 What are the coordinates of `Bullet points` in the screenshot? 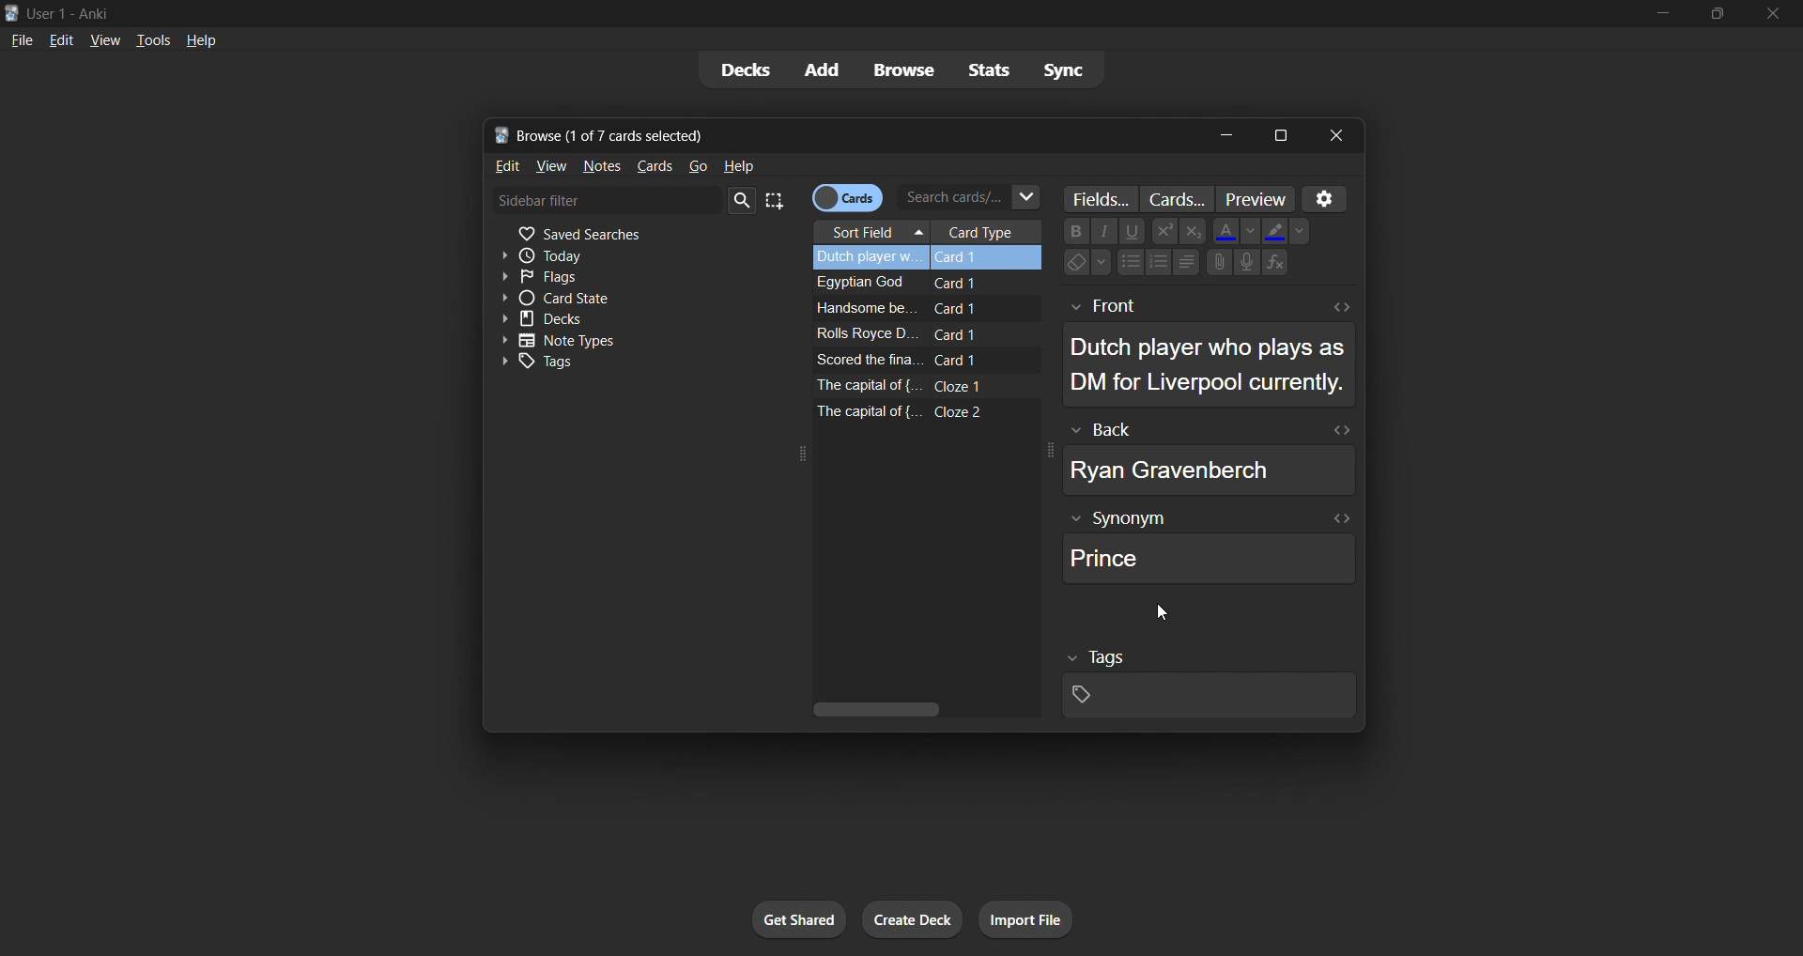 It's located at (1131, 263).